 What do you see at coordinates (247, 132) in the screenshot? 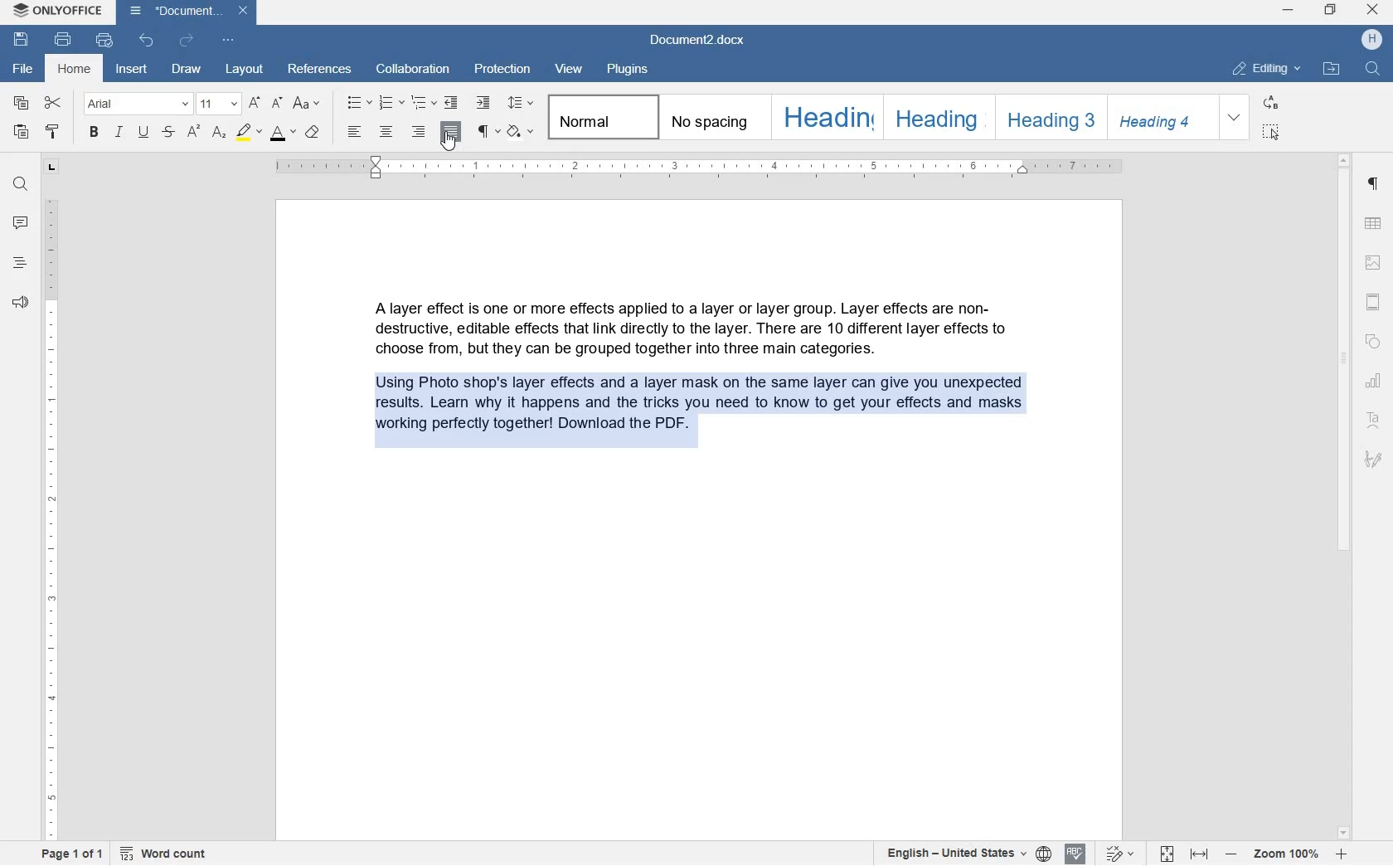
I see `HIGHLIGHT COLOR` at bounding box center [247, 132].